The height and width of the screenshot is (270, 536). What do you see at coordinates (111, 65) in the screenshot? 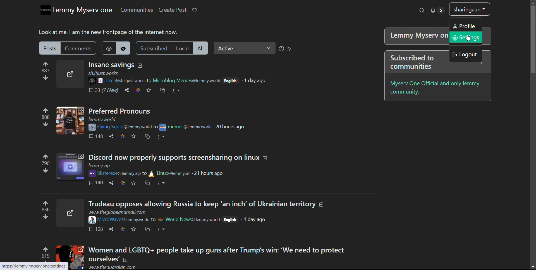
I see `title` at bounding box center [111, 65].